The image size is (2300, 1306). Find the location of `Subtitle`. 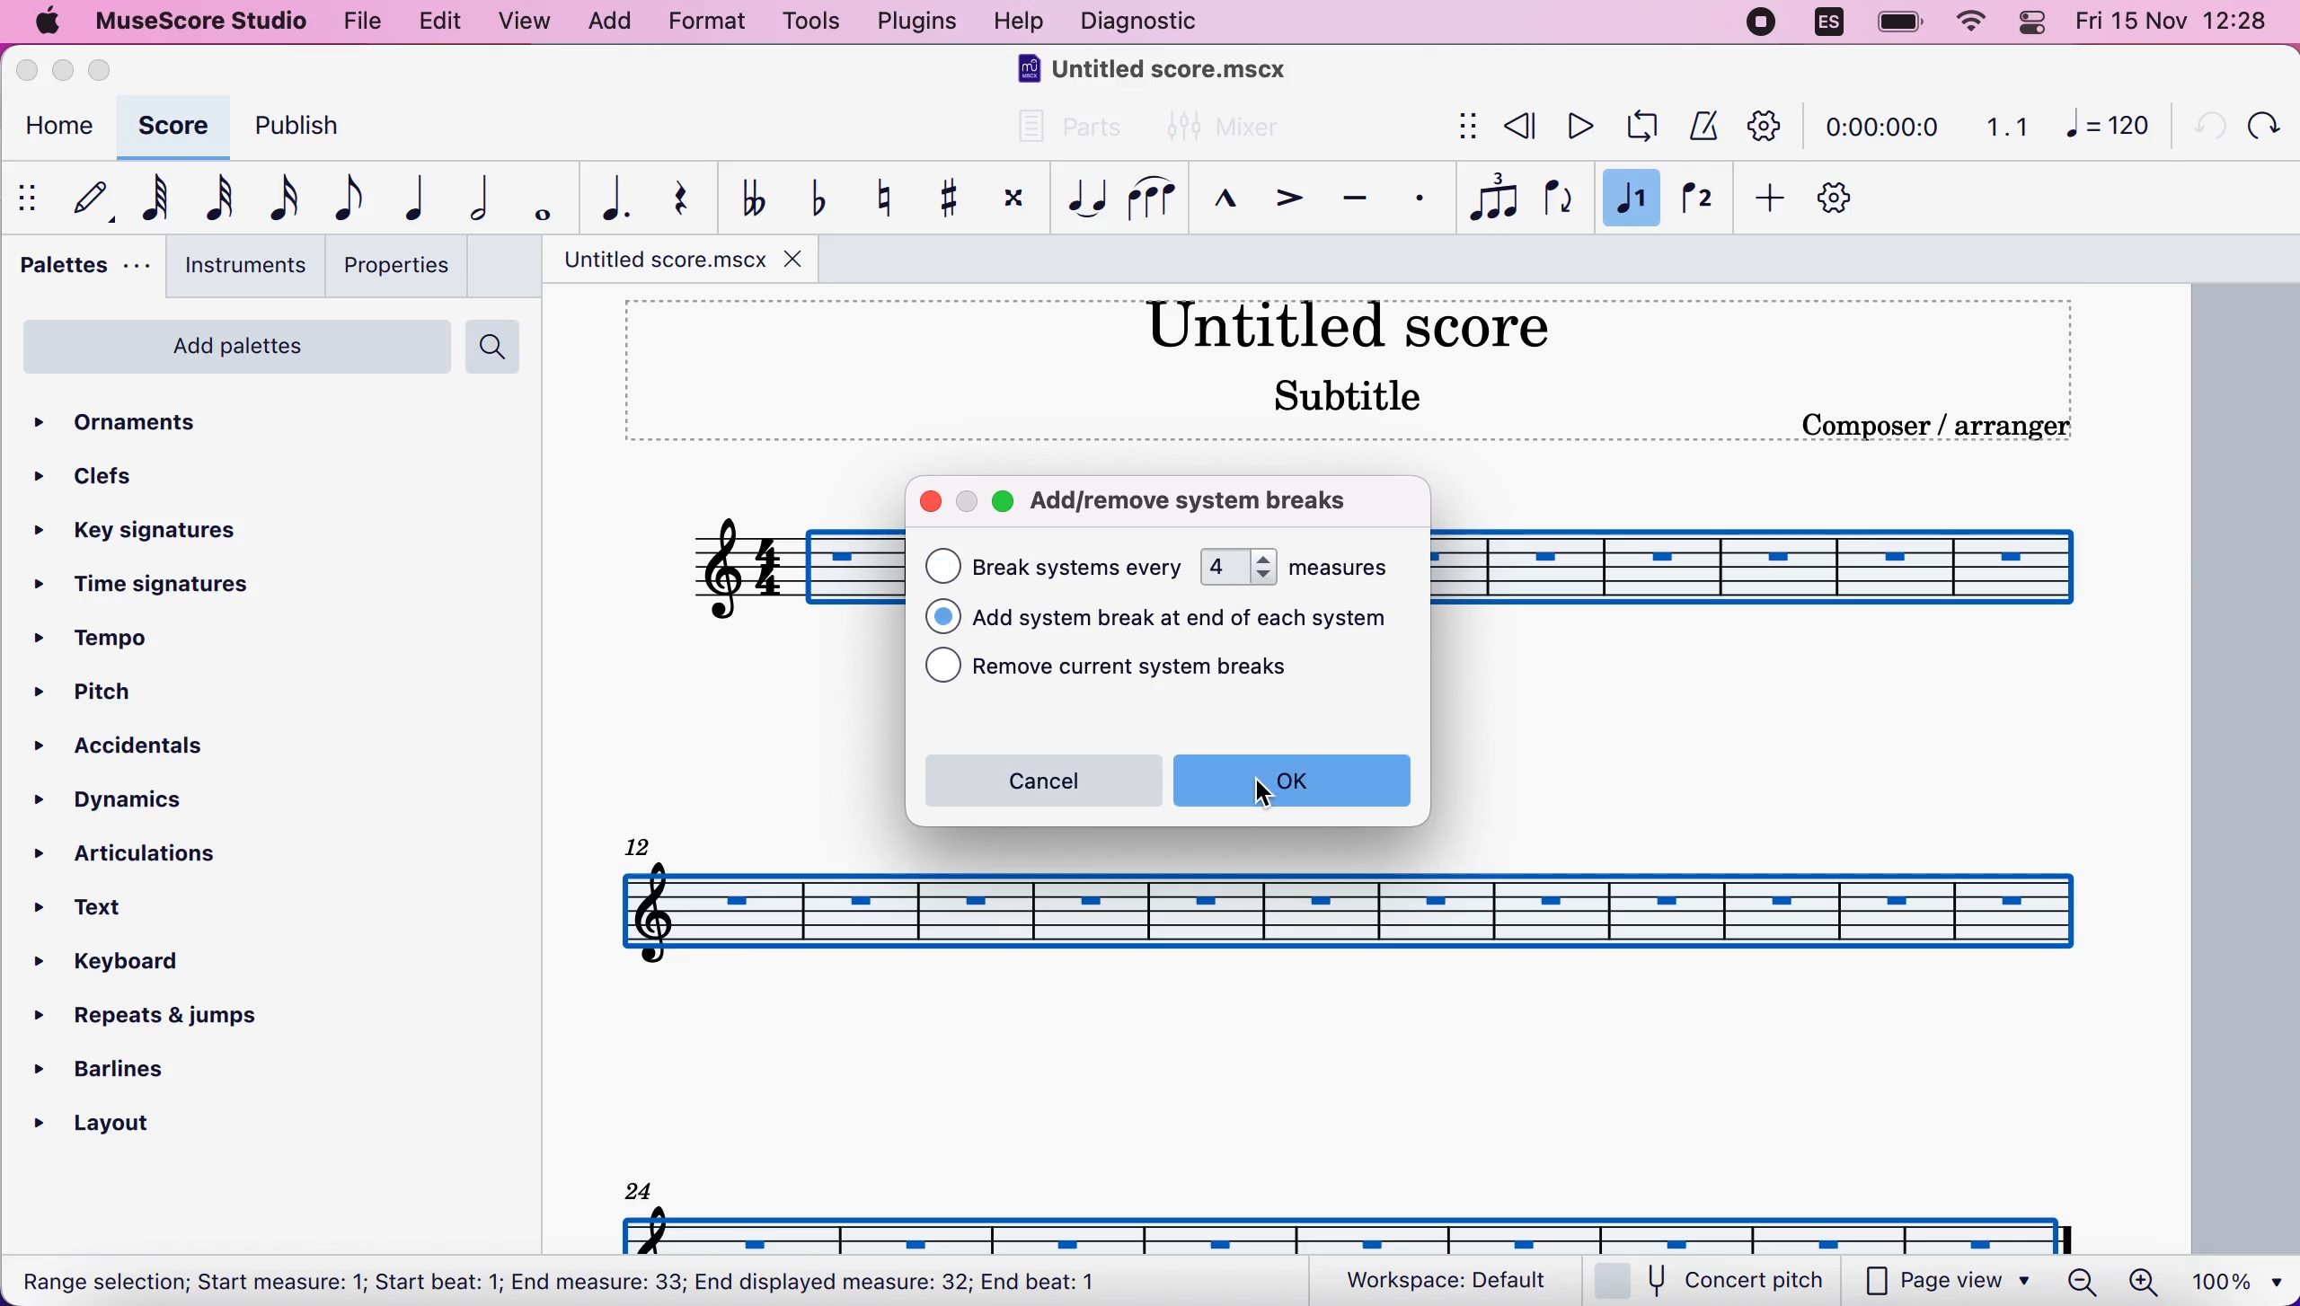

Subtitle is located at coordinates (1352, 393).